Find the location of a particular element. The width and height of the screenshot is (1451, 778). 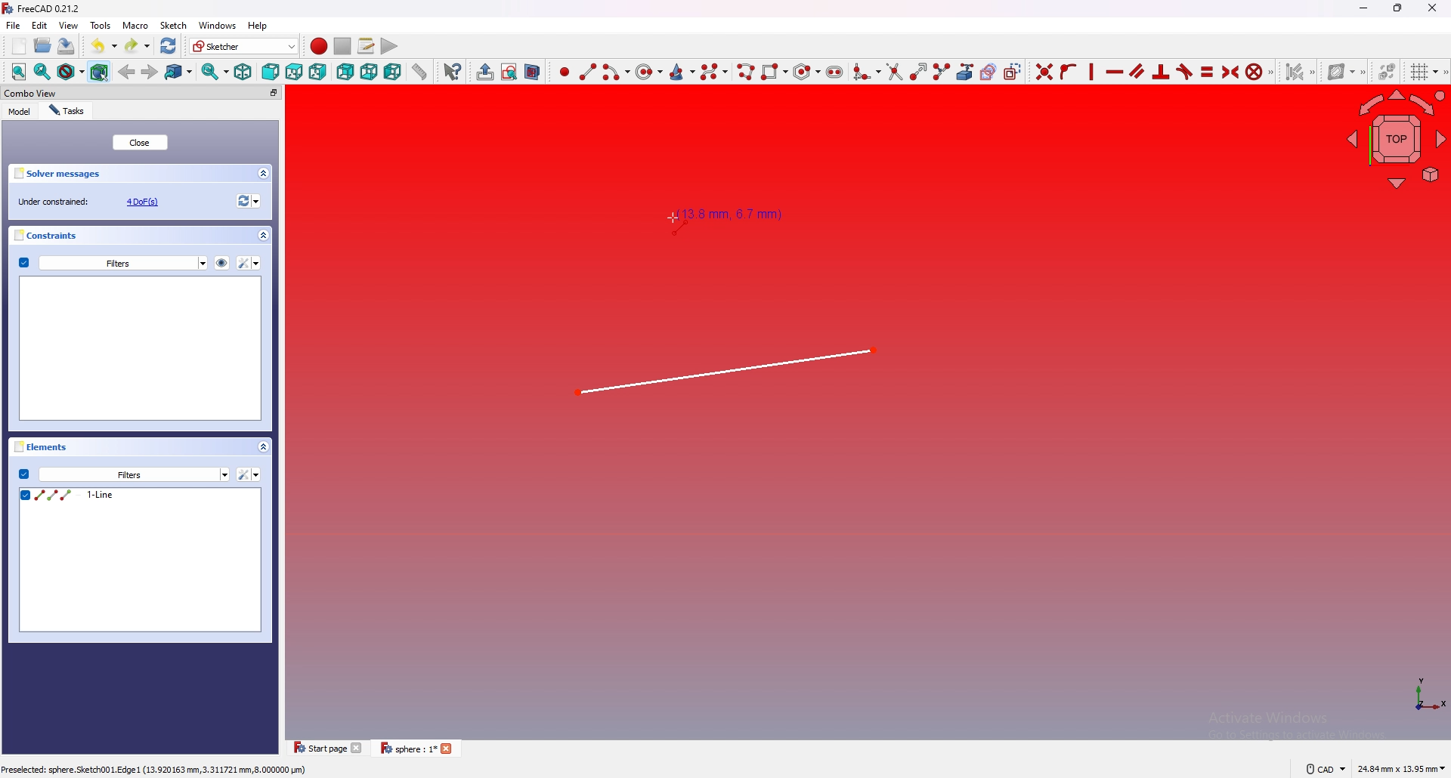

Constraint Symmetrical is located at coordinates (1228, 71).